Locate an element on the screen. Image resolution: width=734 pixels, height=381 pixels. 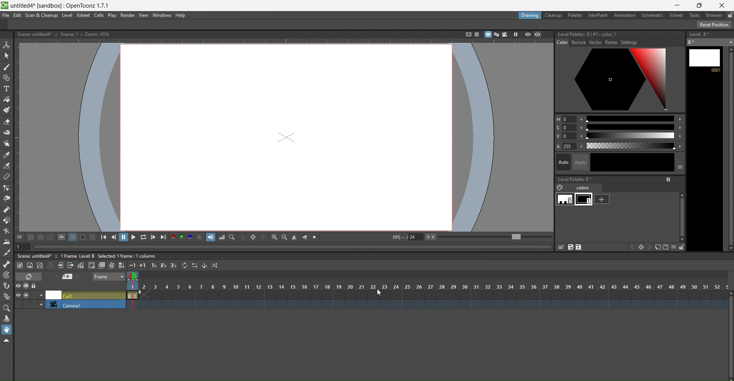
close sub xsheet is located at coordinates (70, 265).